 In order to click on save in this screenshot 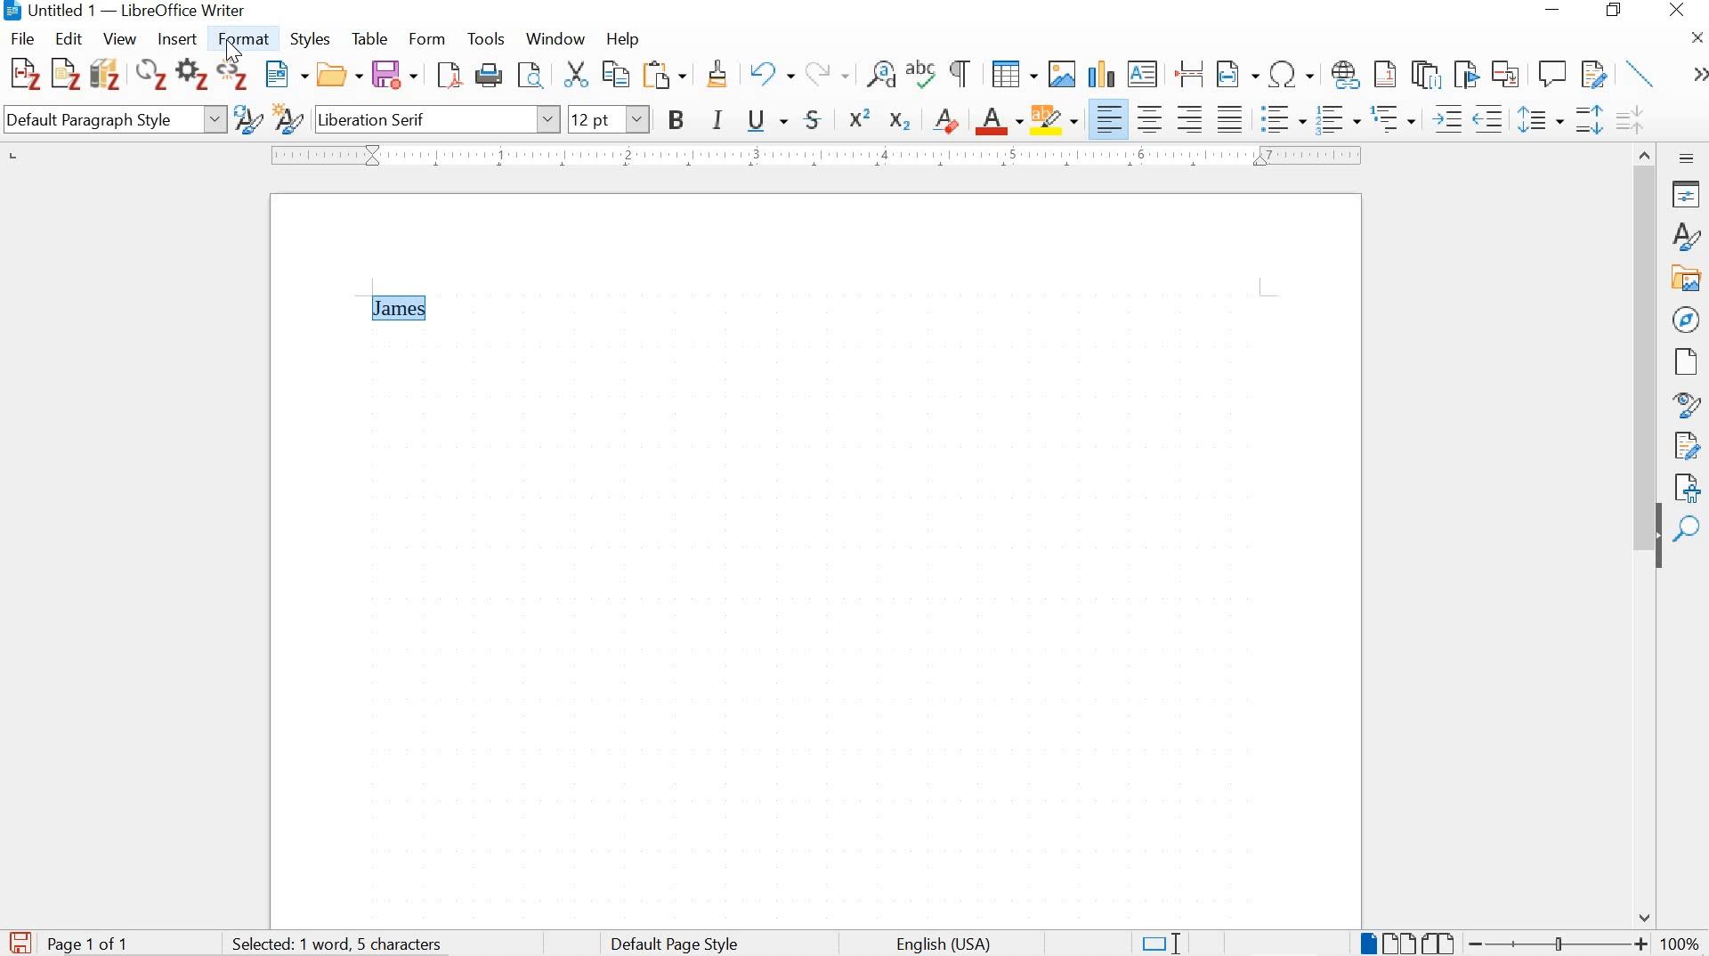, I will do `click(394, 75)`.